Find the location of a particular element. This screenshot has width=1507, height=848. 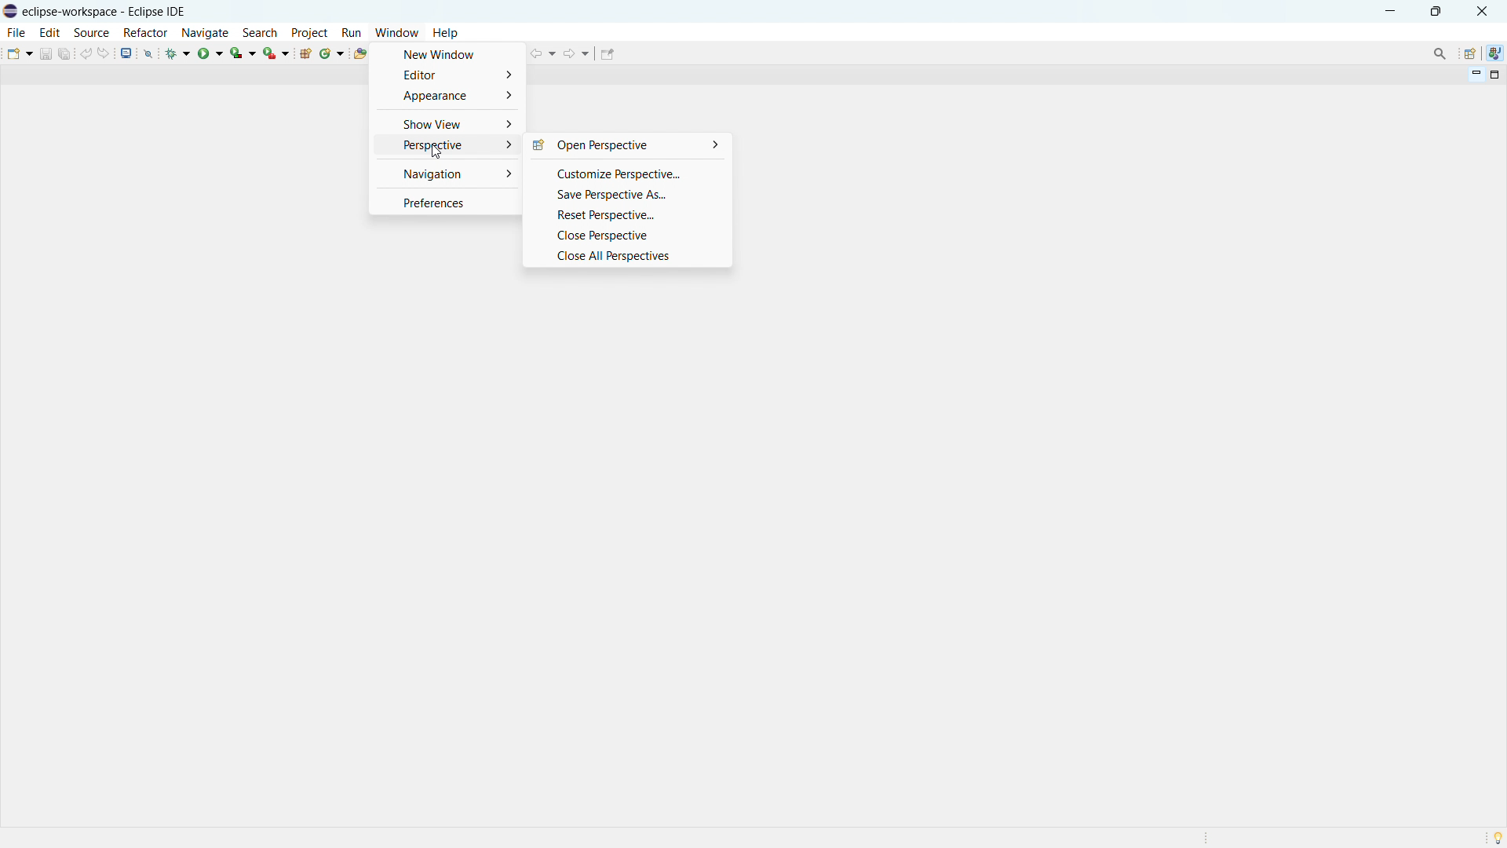

search is located at coordinates (260, 32).